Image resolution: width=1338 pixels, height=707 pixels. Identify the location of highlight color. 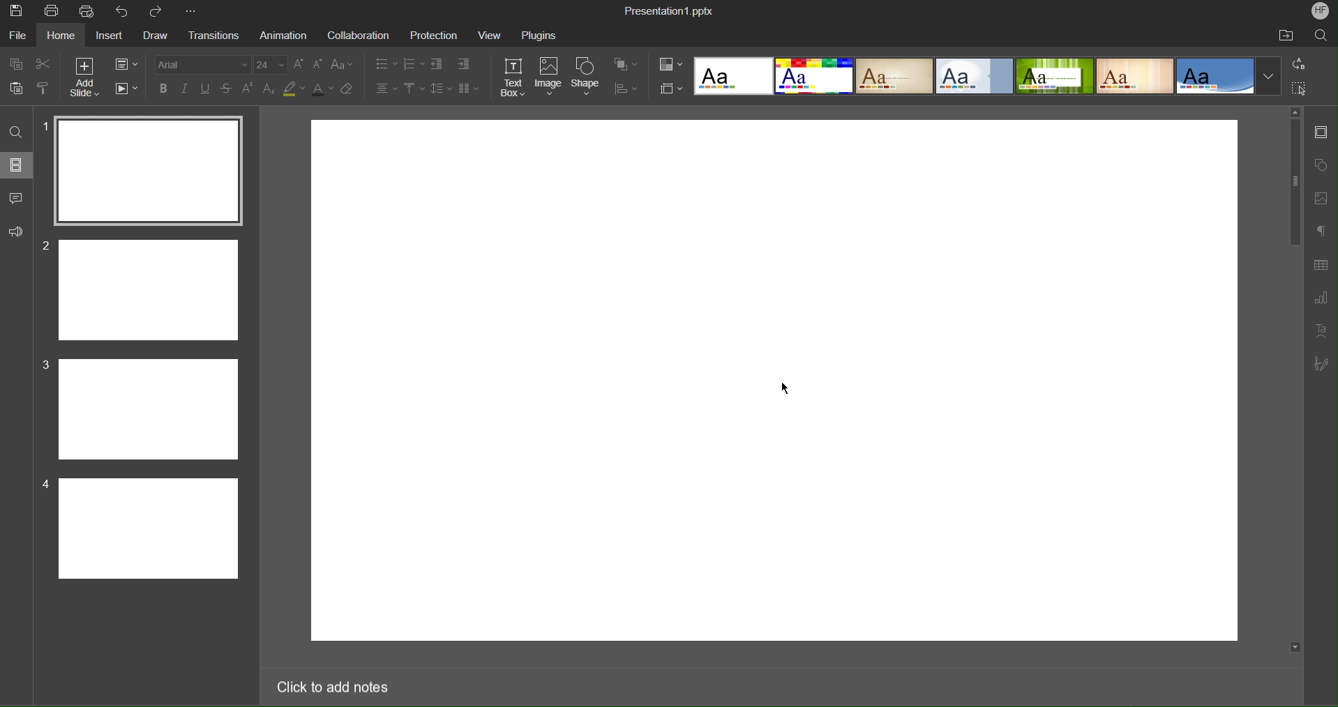
(294, 91).